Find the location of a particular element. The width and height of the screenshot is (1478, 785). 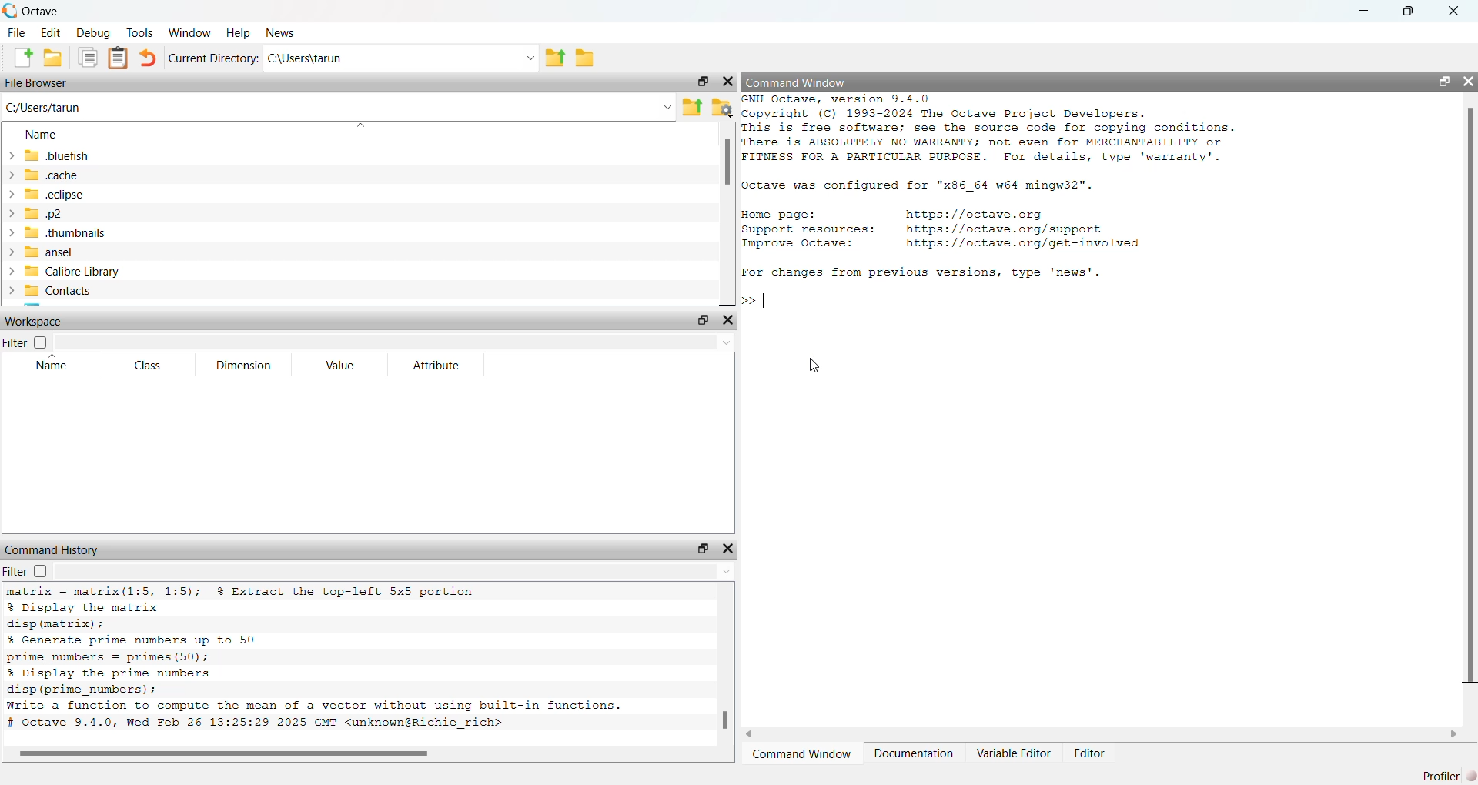

maximise is located at coordinates (1408, 9).